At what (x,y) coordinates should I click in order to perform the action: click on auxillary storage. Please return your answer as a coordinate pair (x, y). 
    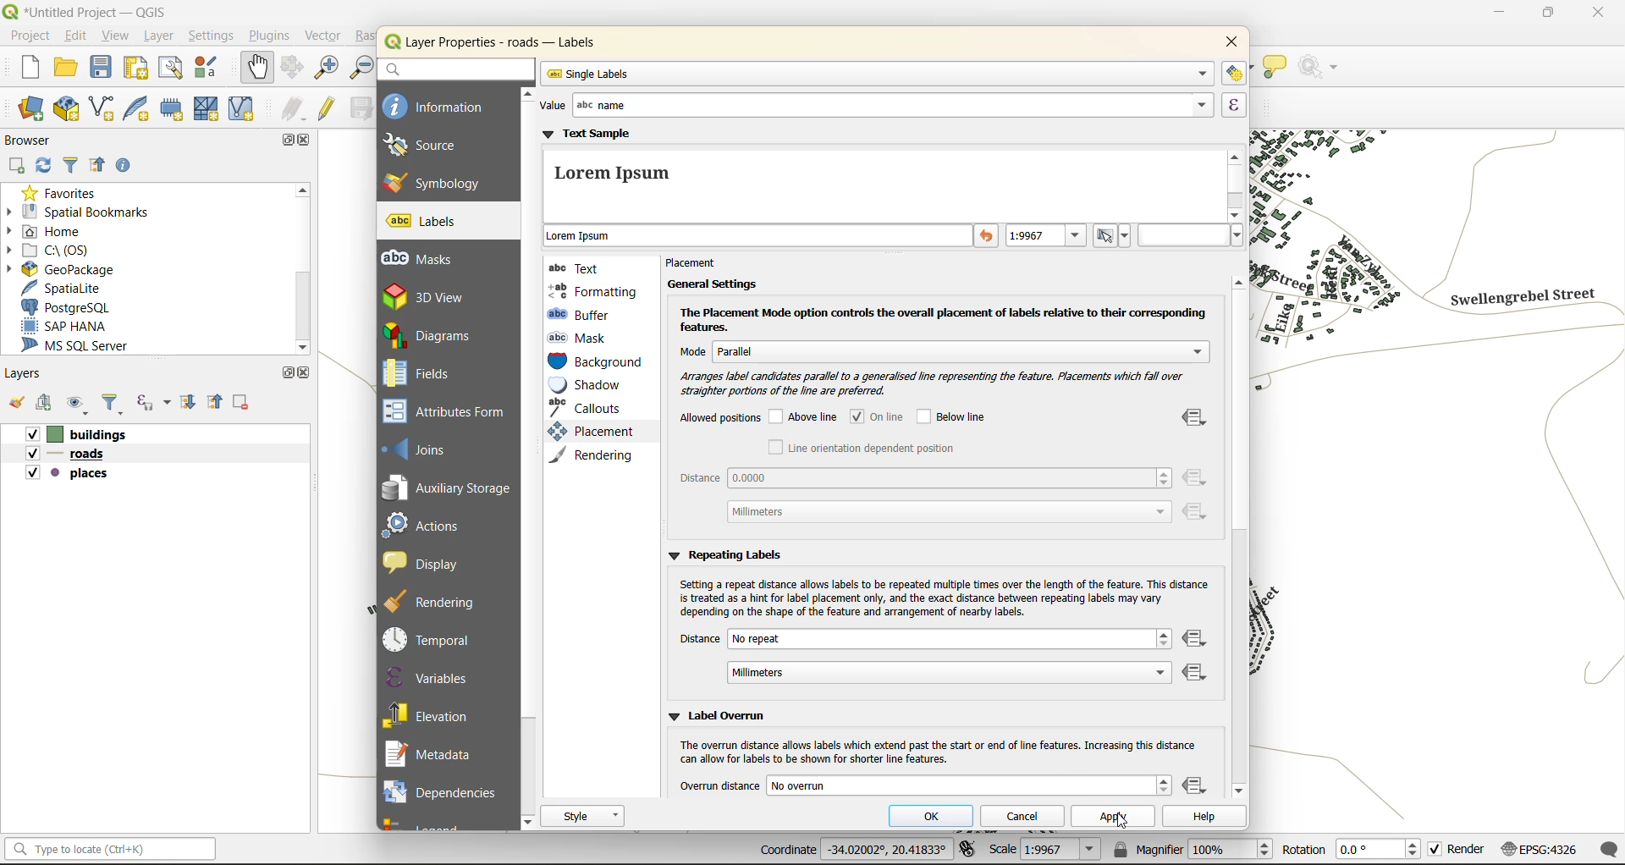
    Looking at the image, I should click on (448, 491).